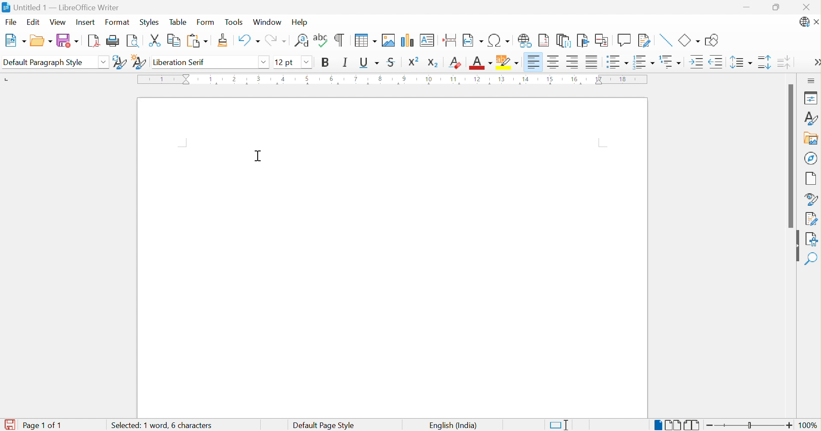 The image size is (821, 431). I want to click on Insert Cross-reference, so click(601, 40).